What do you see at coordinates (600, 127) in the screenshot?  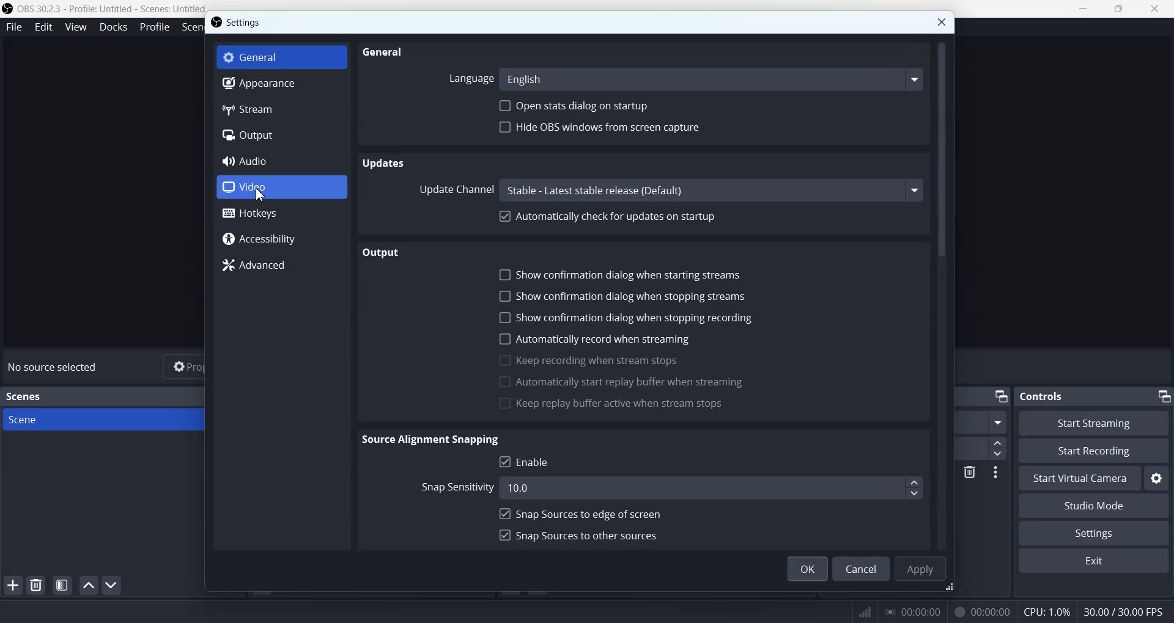 I see `Hide OBS Windows From Screen Capture` at bounding box center [600, 127].